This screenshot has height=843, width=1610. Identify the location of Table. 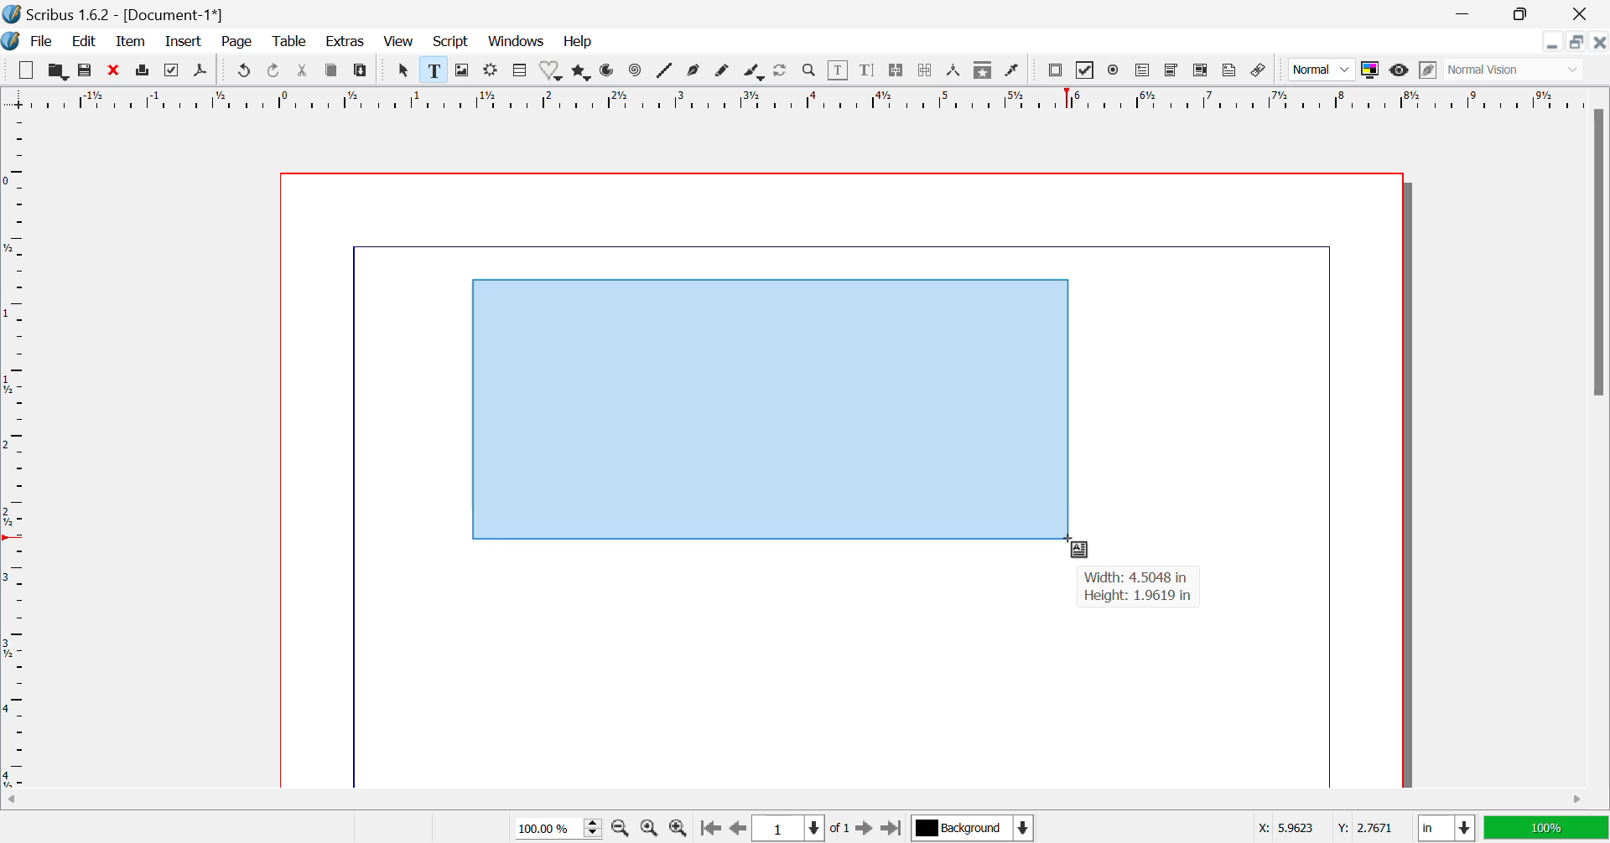
(520, 71).